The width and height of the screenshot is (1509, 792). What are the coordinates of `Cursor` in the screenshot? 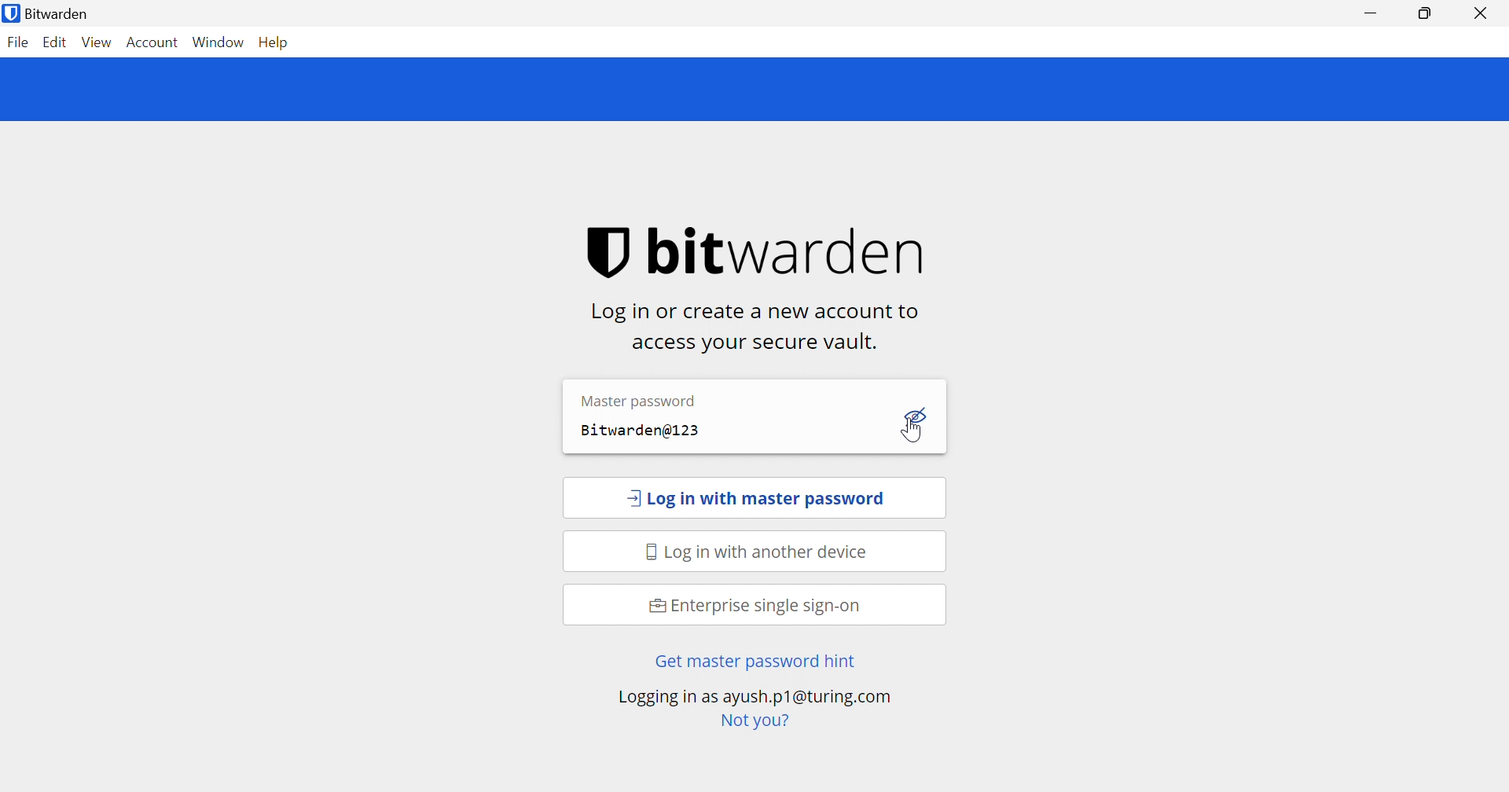 It's located at (907, 435).